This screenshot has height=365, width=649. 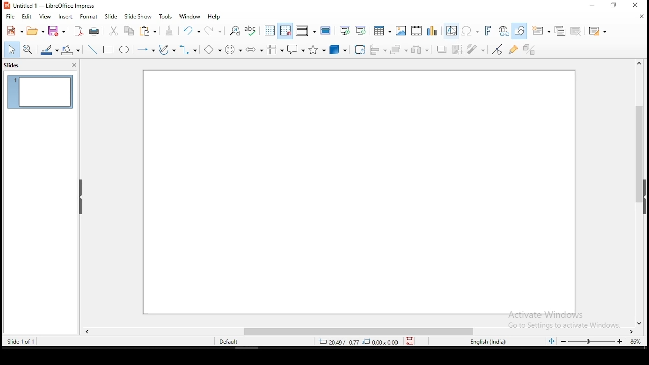 What do you see at coordinates (416, 31) in the screenshot?
I see `insert video` at bounding box center [416, 31].